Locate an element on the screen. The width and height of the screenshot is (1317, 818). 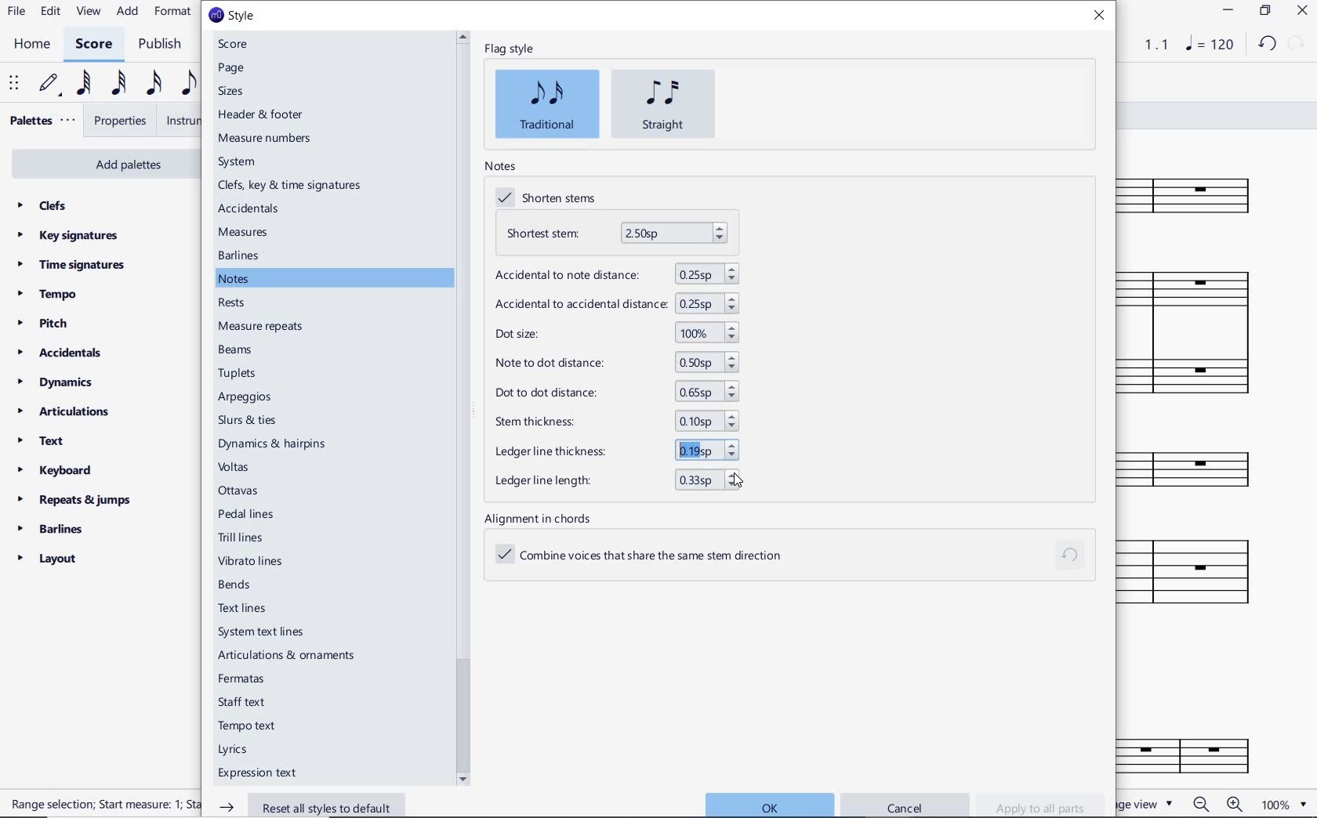
tuplets is located at coordinates (239, 374).